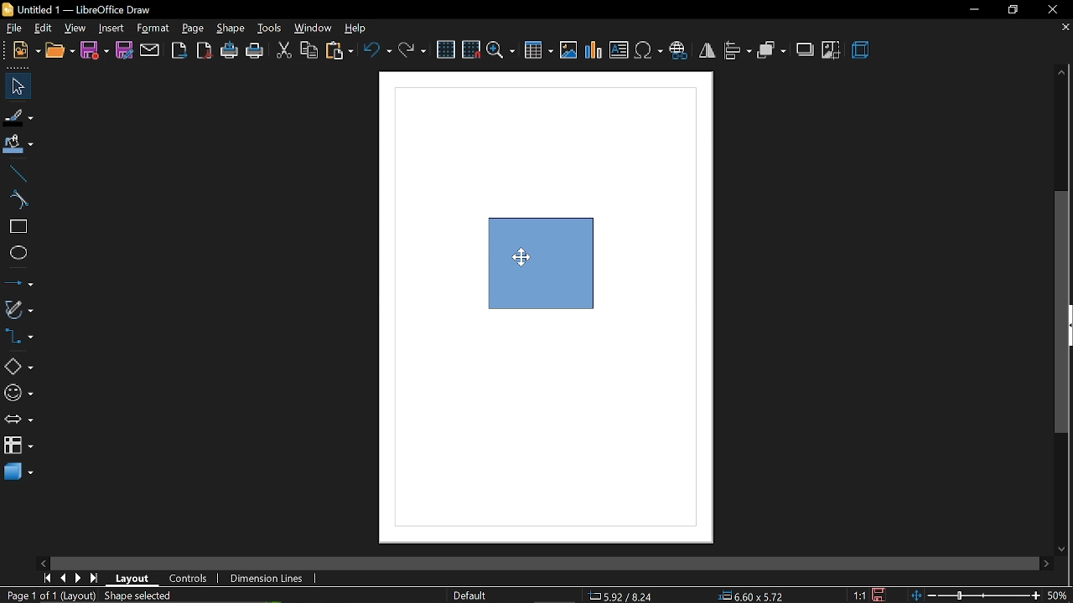 The image size is (1073, 603). Describe the element at coordinates (1062, 29) in the screenshot. I see `close tab` at that location.